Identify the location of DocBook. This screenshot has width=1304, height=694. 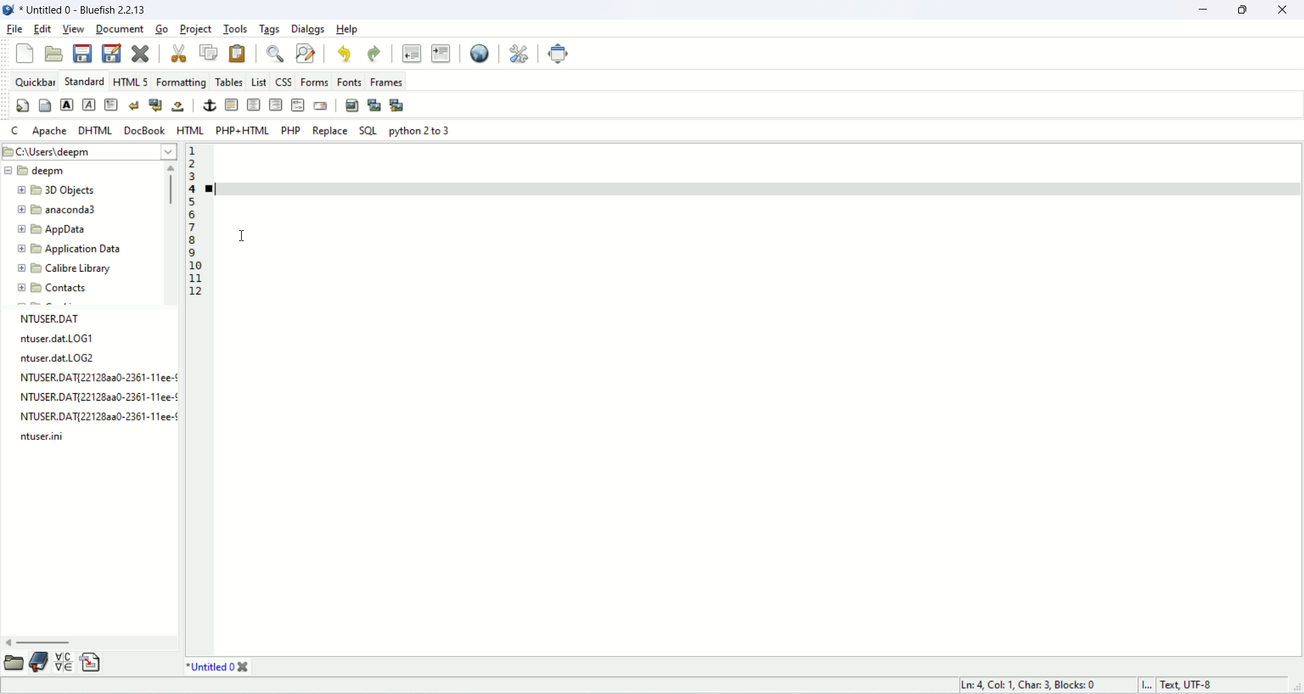
(144, 130).